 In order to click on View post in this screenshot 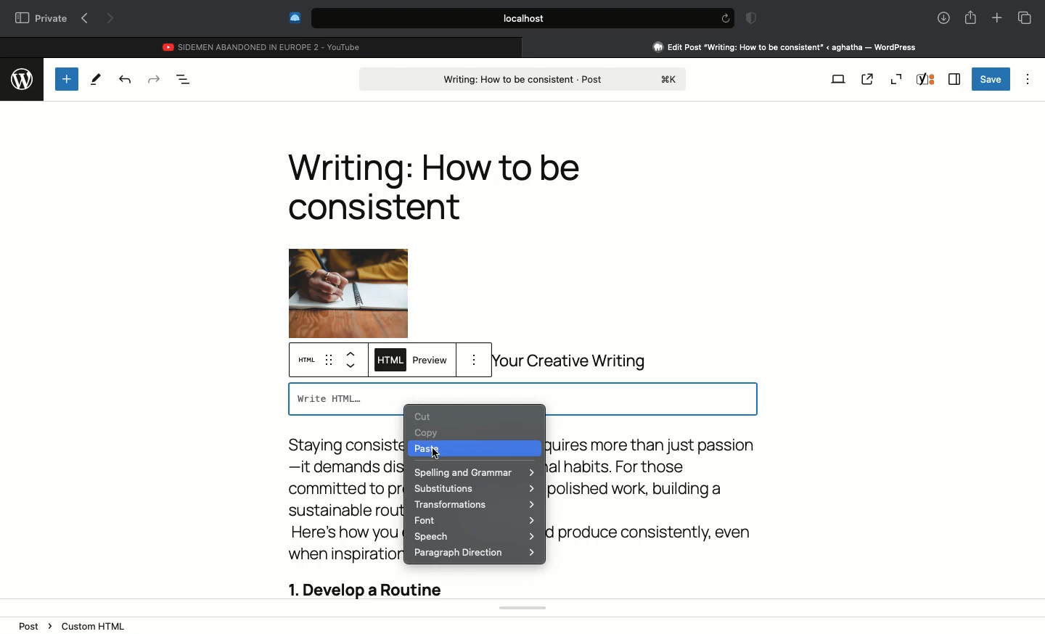, I will do `click(867, 78)`.